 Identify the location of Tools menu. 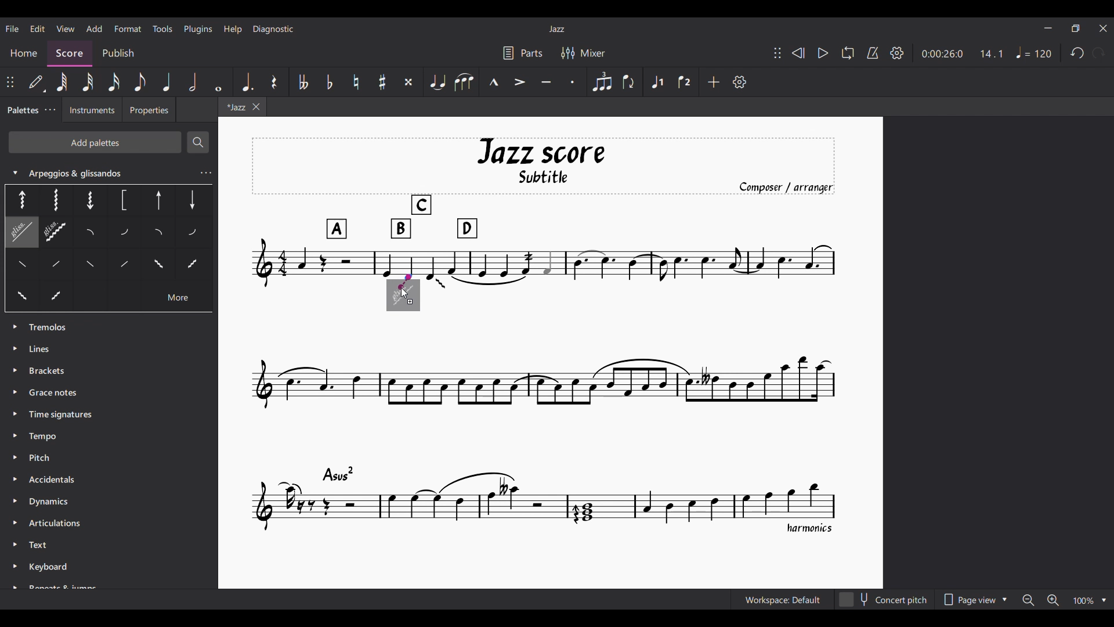
(163, 28).